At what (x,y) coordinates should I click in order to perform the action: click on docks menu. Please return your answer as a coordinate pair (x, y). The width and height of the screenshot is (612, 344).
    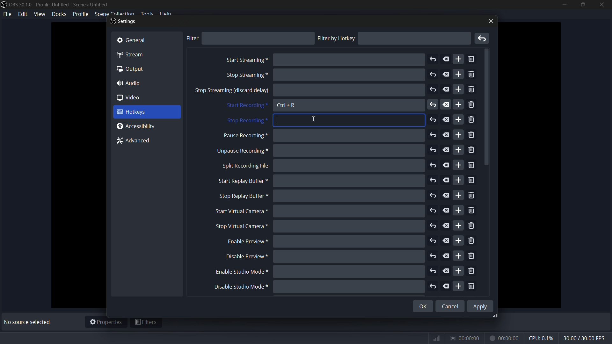
    Looking at the image, I should click on (60, 14).